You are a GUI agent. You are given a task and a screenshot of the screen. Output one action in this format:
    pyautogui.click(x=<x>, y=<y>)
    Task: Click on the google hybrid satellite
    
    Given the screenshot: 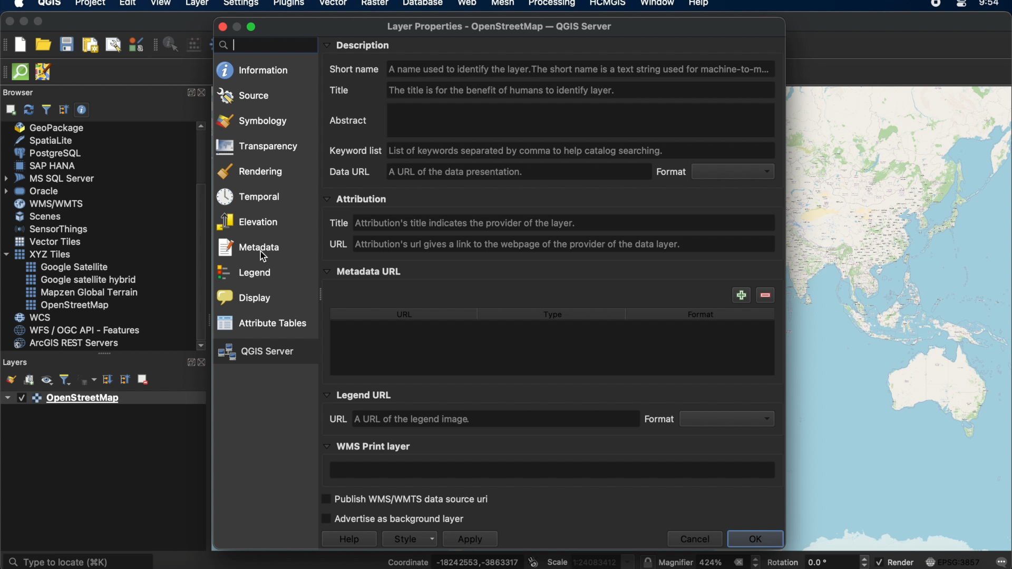 What is the action you would take?
    pyautogui.click(x=79, y=278)
    